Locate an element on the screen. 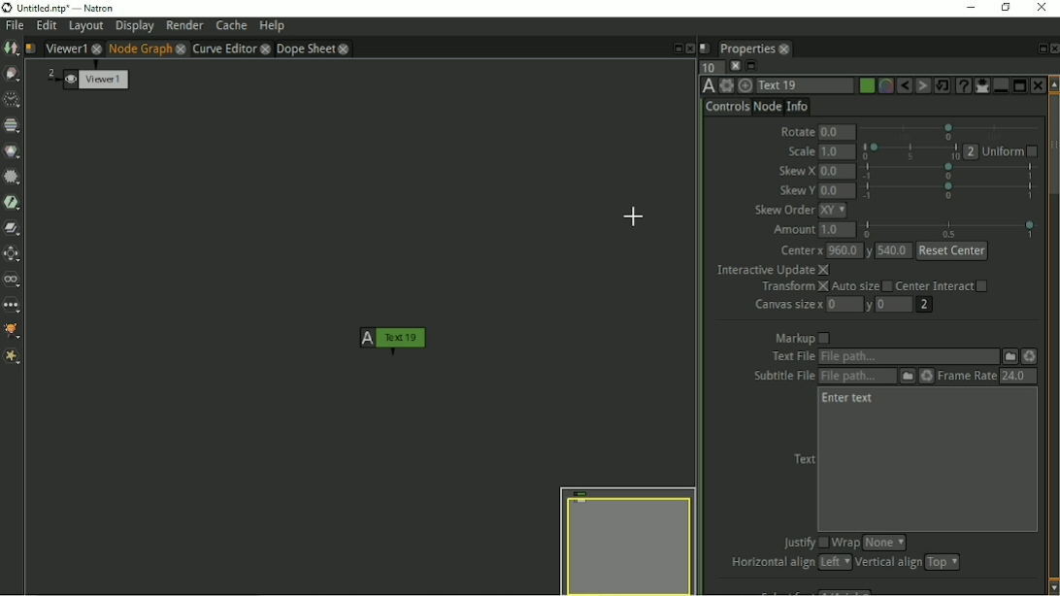  reset center is located at coordinates (952, 249).